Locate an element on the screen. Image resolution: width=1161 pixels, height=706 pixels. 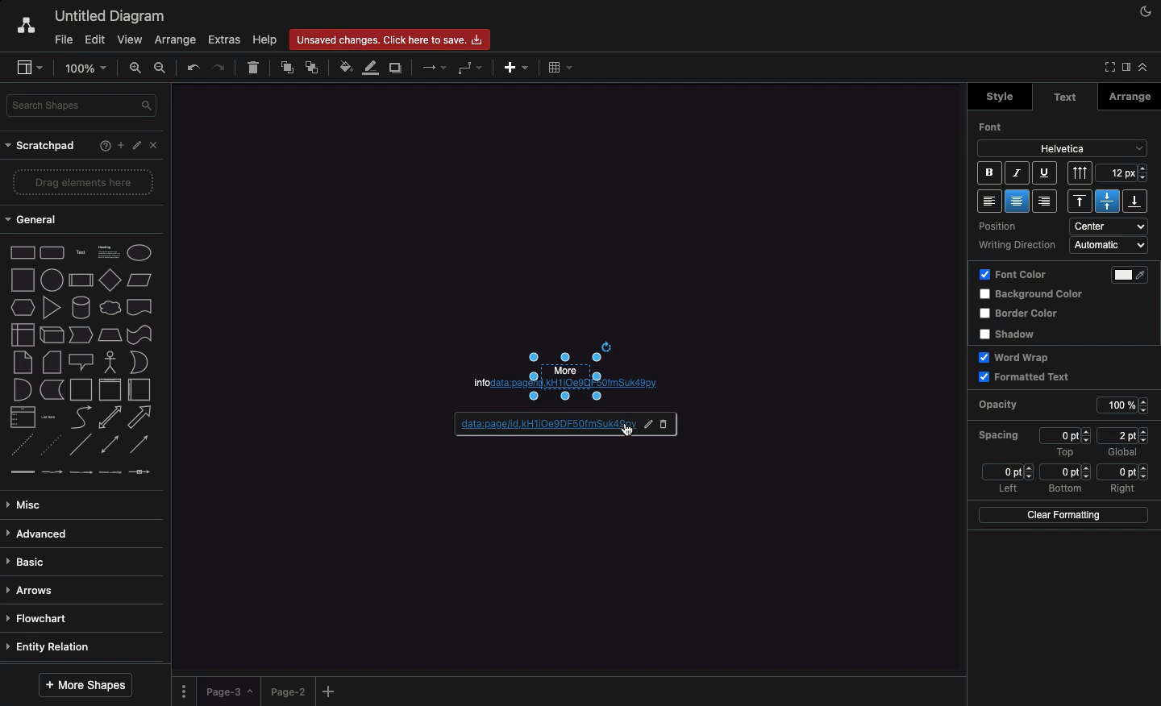
Edit is located at coordinates (138, 146).